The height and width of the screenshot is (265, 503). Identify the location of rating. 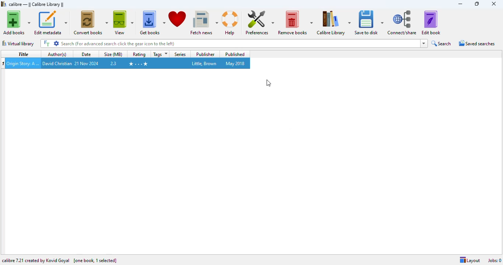
(139, 54).